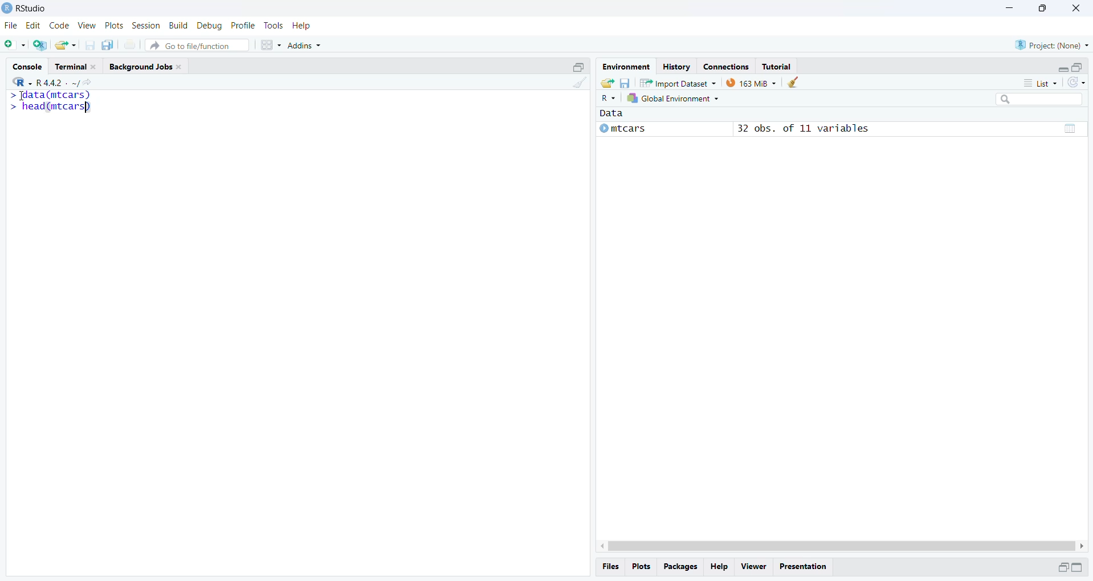  What do you see at coordinates (580, 82) in the screenshot?
I see `clean` at bounding box center [580, 82].